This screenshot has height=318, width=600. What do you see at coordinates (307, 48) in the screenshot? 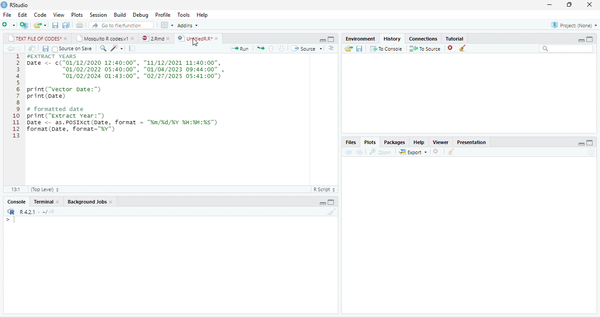
I see `Source` at bounding box center [307, 48].